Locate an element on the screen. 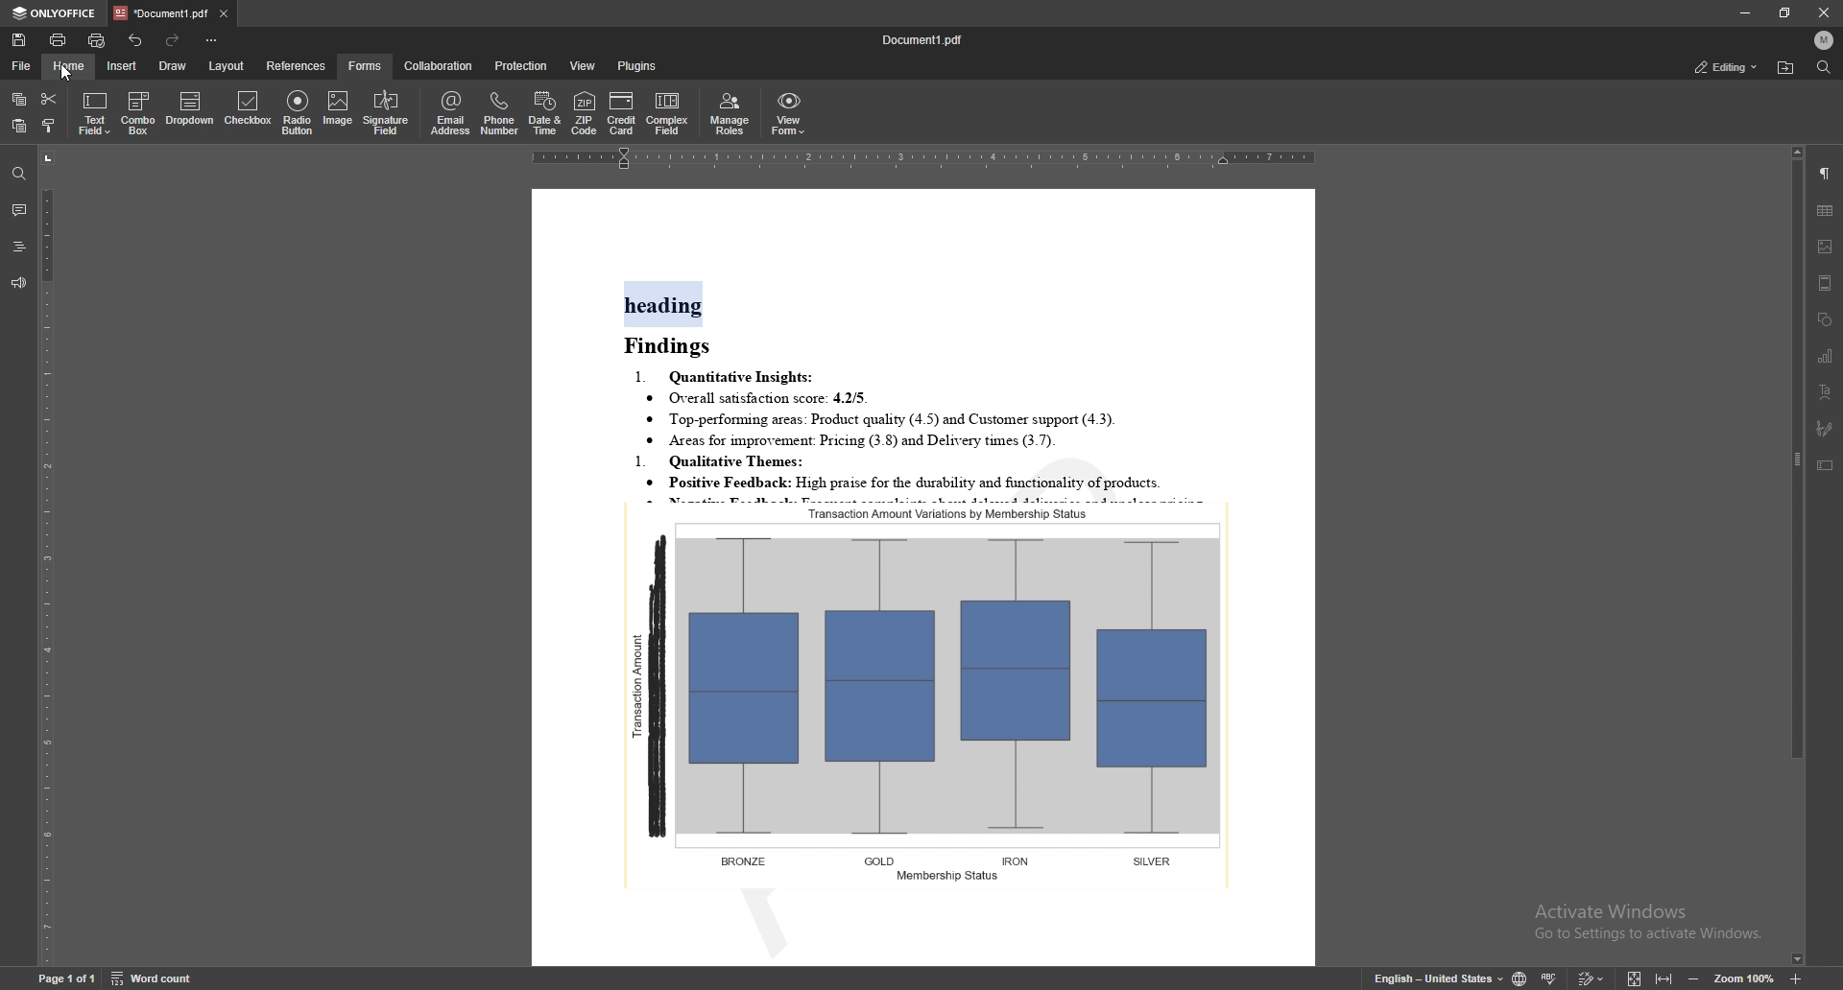 The height and width of the screenshot is (990, 1843). cut is located at coordinates (49, 97).